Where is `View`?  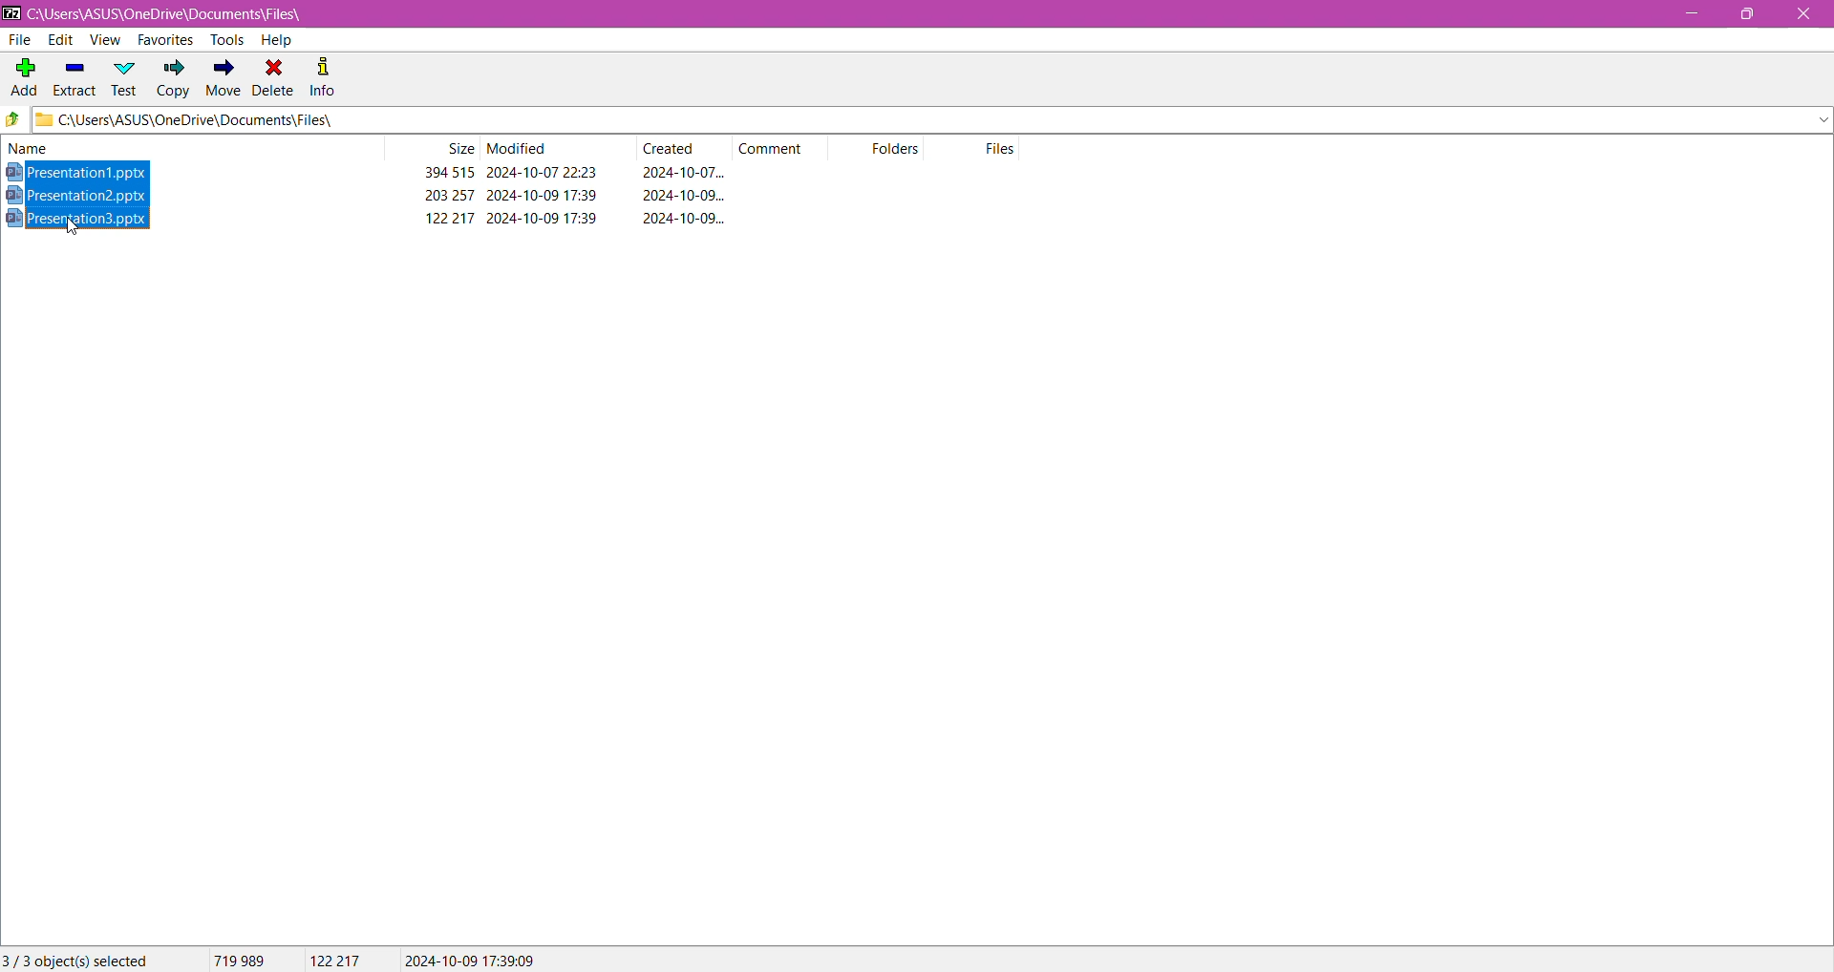 View is located at coordinates (104, 40).